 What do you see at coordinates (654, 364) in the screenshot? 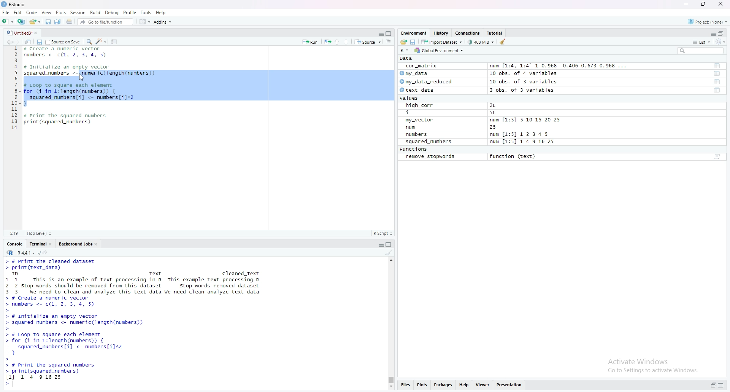
I see `Activate Windows
Go to Settings to activate Windows.` at bounding box center [654, 364].